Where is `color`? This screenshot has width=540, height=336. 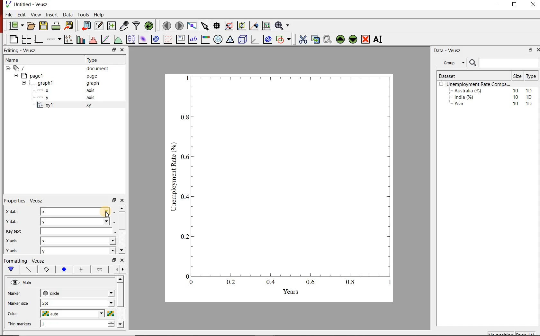
color is located at coordinates (18, 314).